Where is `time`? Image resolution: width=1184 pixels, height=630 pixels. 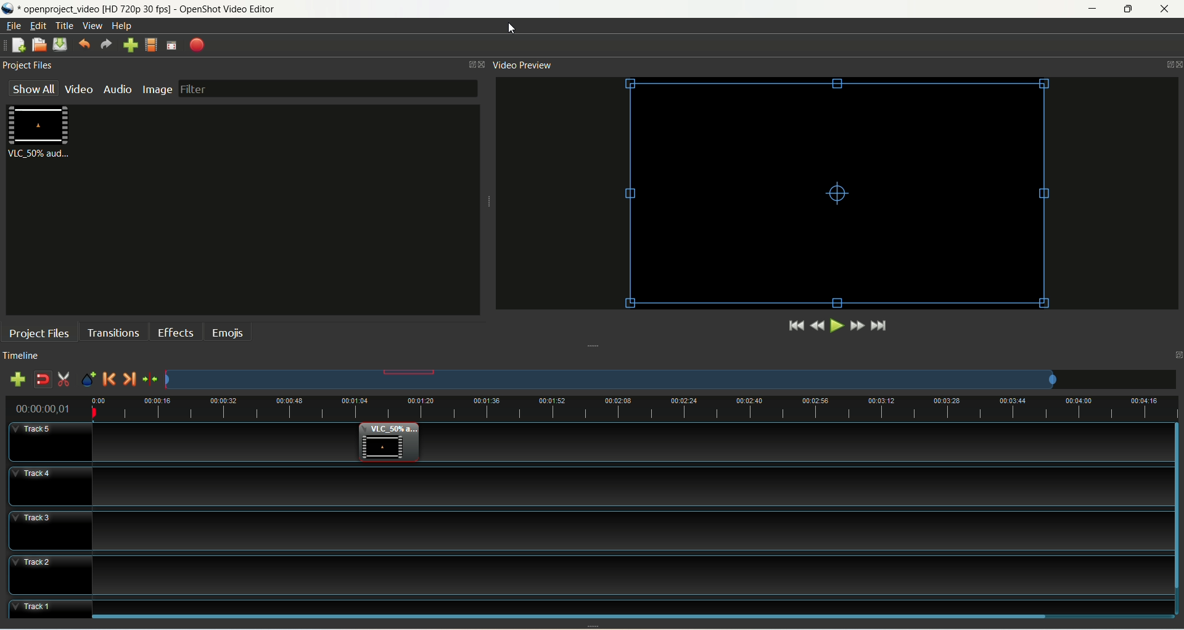
time is located at coordinates (49, 407).